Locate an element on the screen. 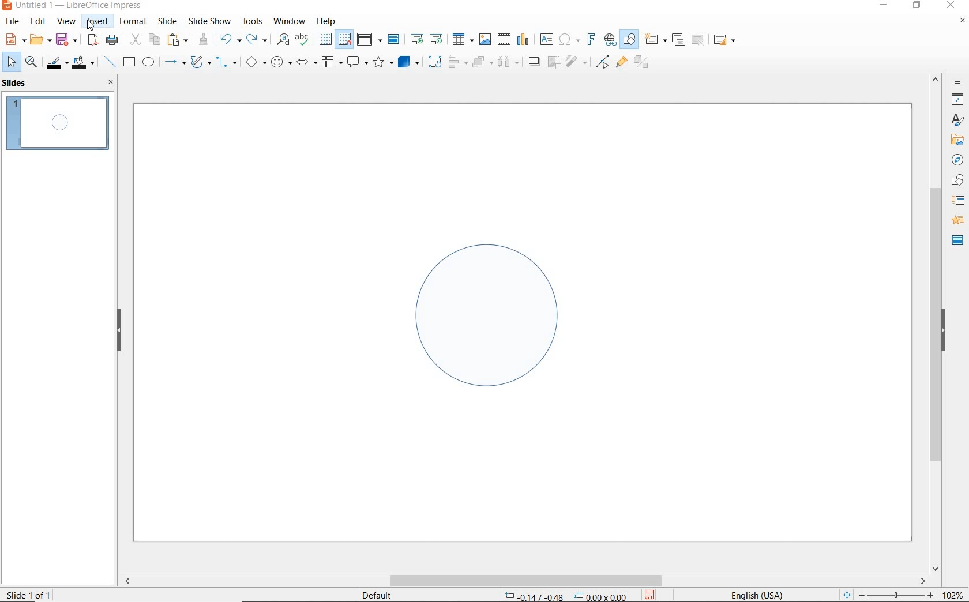  styles is located at coordinates (957, 121).